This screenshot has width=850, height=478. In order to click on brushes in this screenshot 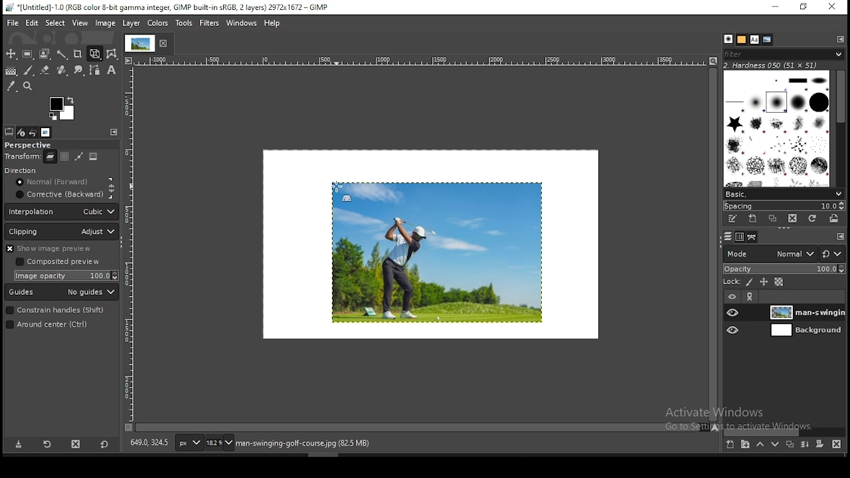, I will do `click(777, 129)`.